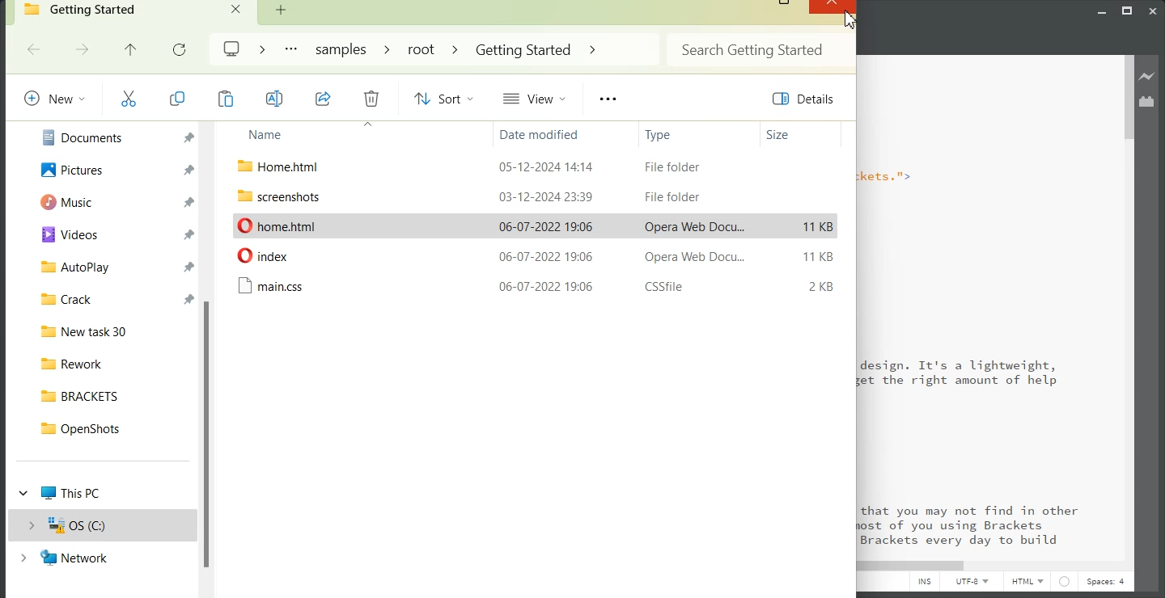 This screenshot has width=1165, height=598. What do you see at coordinates (103, 524) in the screenshot?
I see `OS(C:)` at bounding box center [103, 524].